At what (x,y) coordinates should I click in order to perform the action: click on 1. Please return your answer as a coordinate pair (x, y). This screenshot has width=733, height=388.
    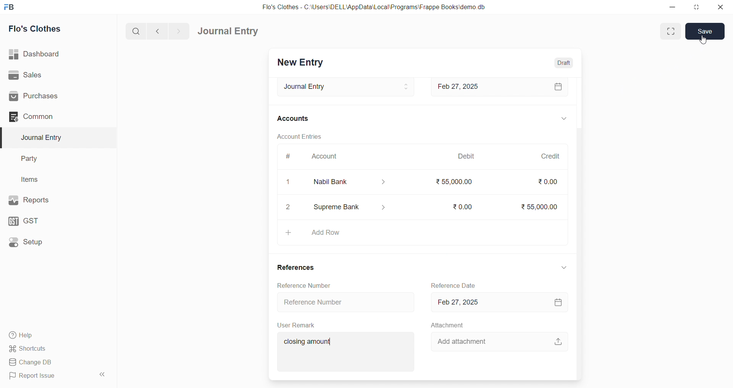
    Looking at the image, I should click on (289, 182).